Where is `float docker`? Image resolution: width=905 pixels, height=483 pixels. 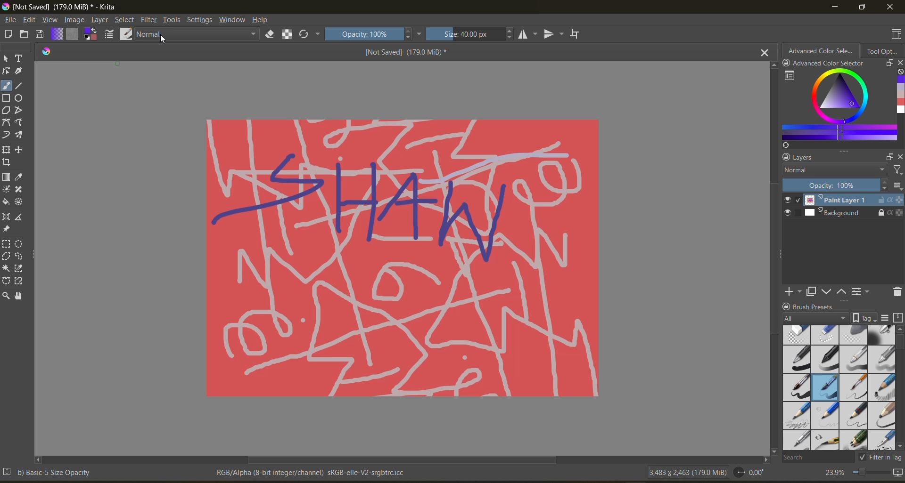
float docker is located at coordinates (887, 63).